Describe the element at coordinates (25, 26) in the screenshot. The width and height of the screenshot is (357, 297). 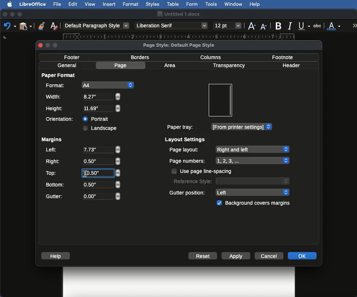
I see `Clipboard` at that location.